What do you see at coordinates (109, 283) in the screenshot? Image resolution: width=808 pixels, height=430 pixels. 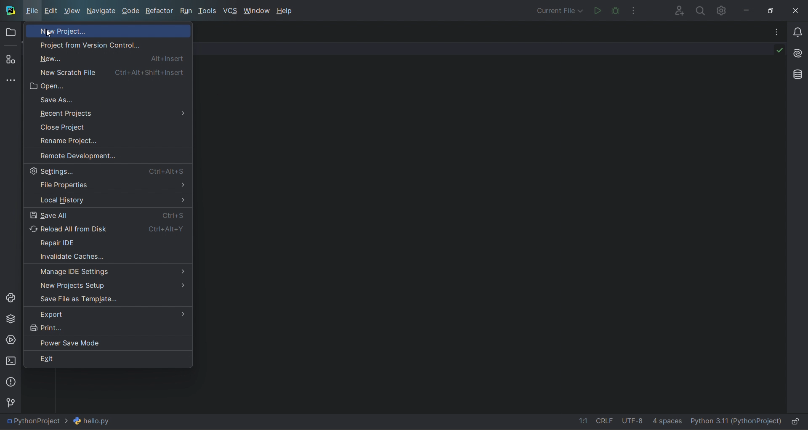 I see `setup` at bounding box center [109, 283].